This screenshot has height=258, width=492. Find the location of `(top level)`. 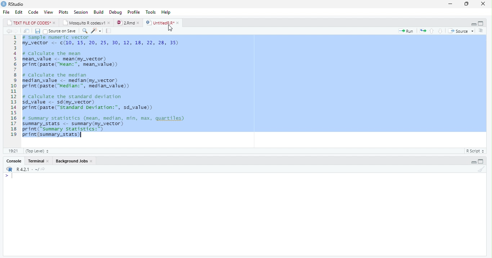

(top level) is located at coordinates (37, 151).